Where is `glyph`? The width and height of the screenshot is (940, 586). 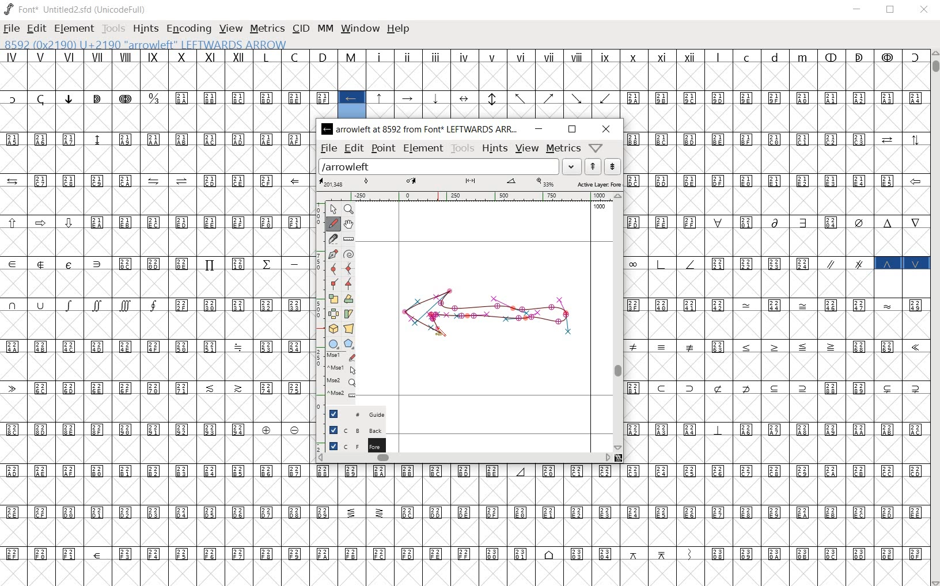
glyph is located at coordinates (468, 525).